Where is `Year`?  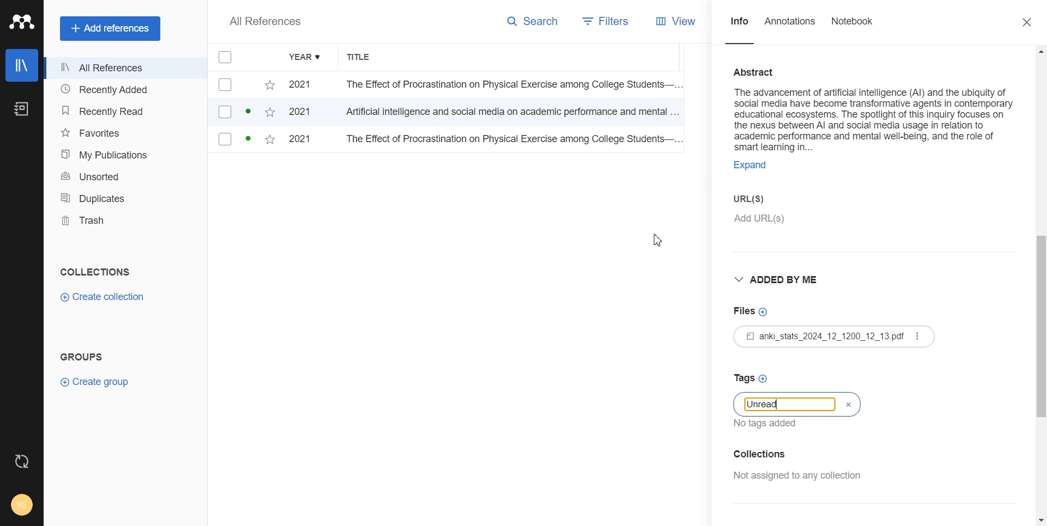 Year is located at coordinates (306, 58).